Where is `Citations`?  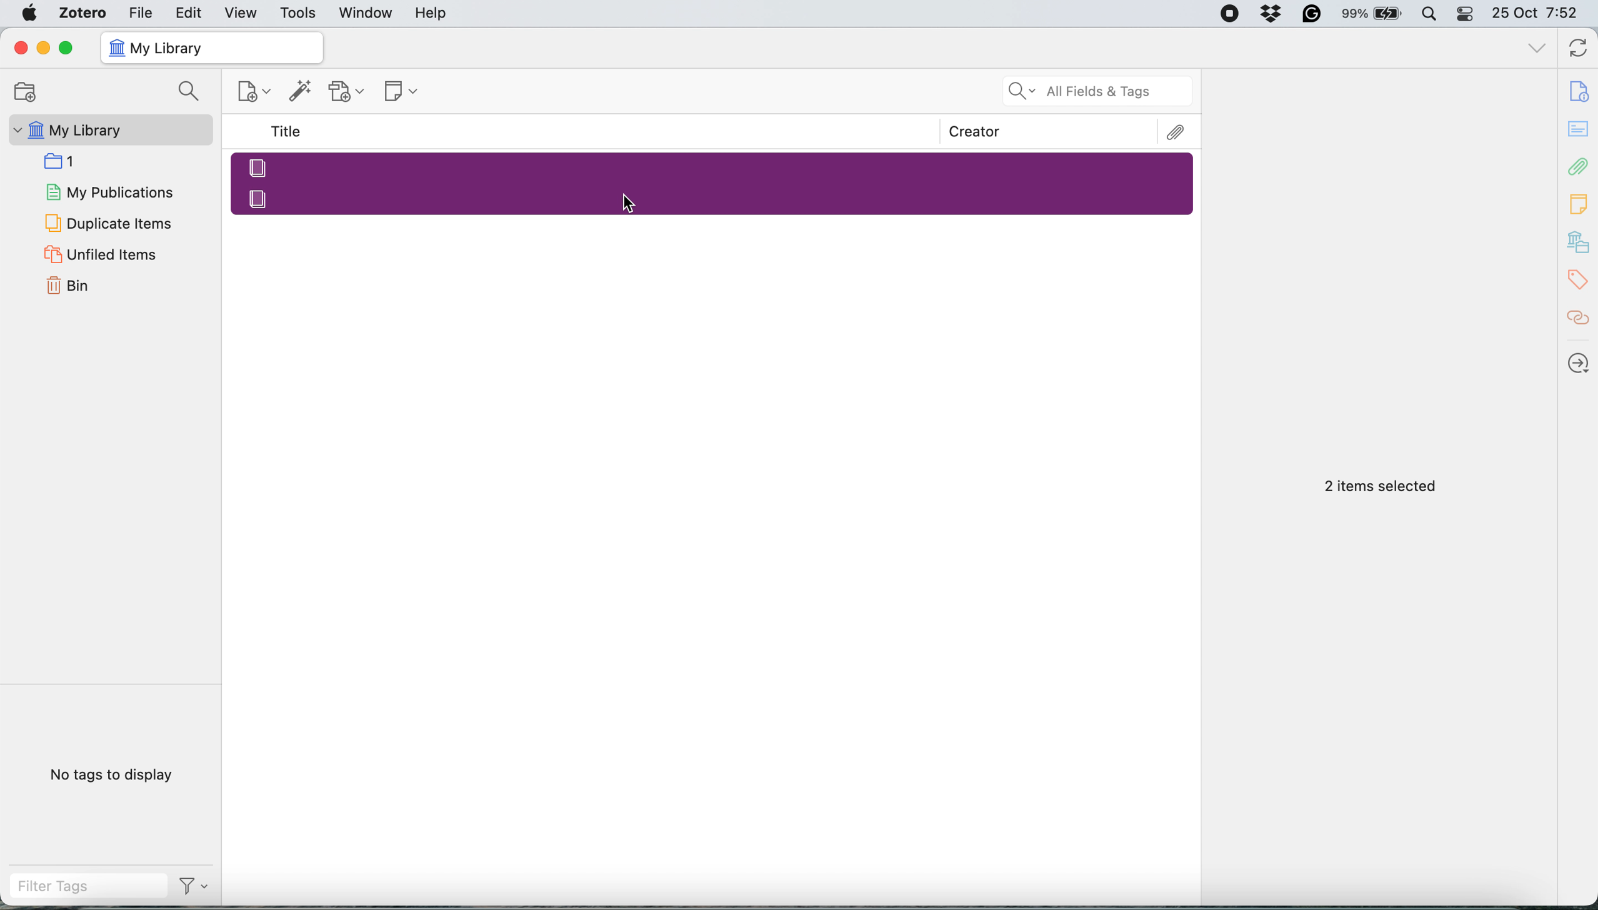
Citations is located at coordinates (1580, 318).